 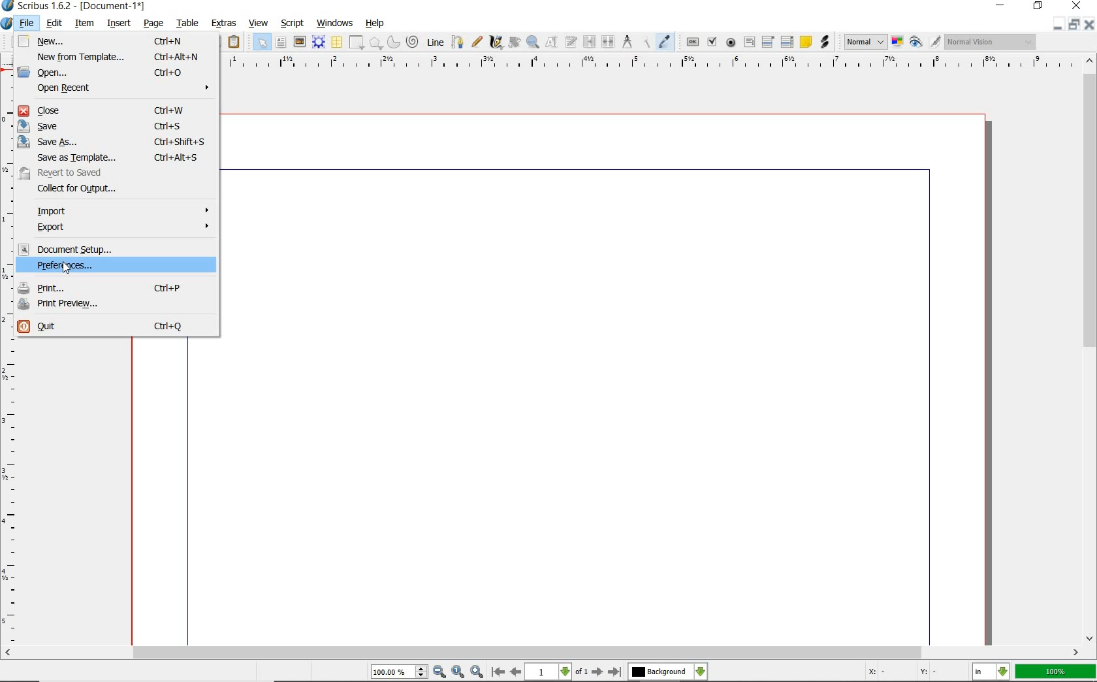 What do you see at coordinates (112, 110) in the screenshot?
I see `close` at bounding box center [112, 110].